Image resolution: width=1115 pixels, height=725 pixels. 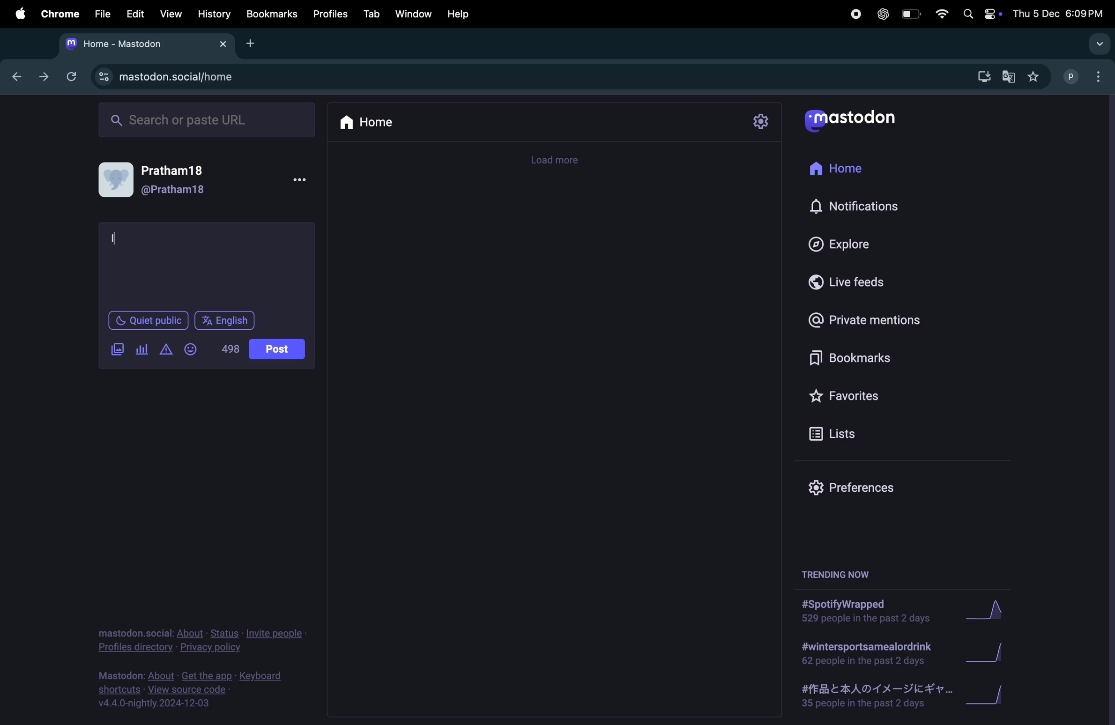 What do you see at coordinates (271, 14) in the screenshot?
I see `Bookmarks` at bounding box center [271, 14].